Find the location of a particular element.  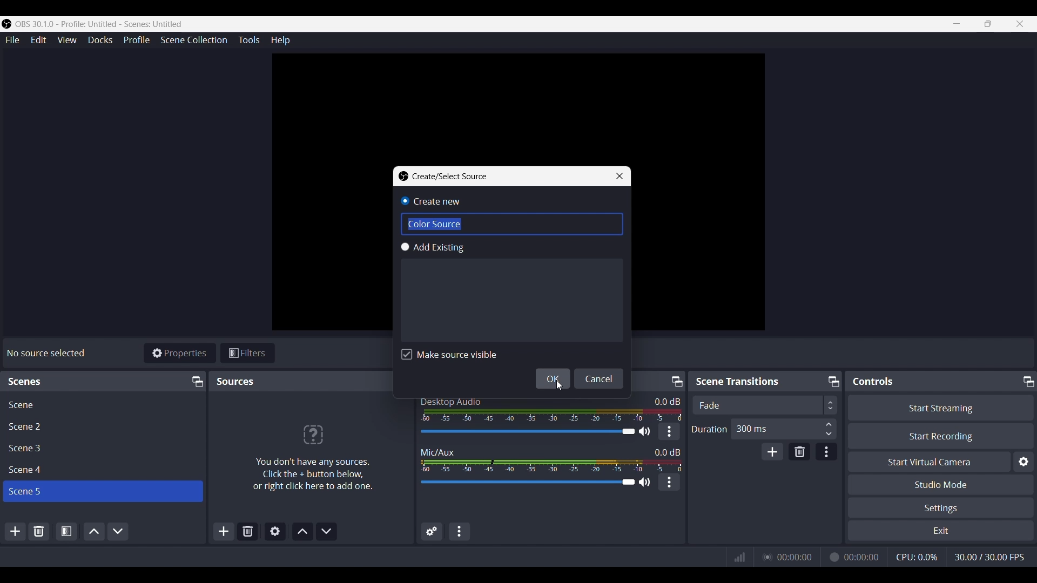

Properties is located at coordinates (180, 352).